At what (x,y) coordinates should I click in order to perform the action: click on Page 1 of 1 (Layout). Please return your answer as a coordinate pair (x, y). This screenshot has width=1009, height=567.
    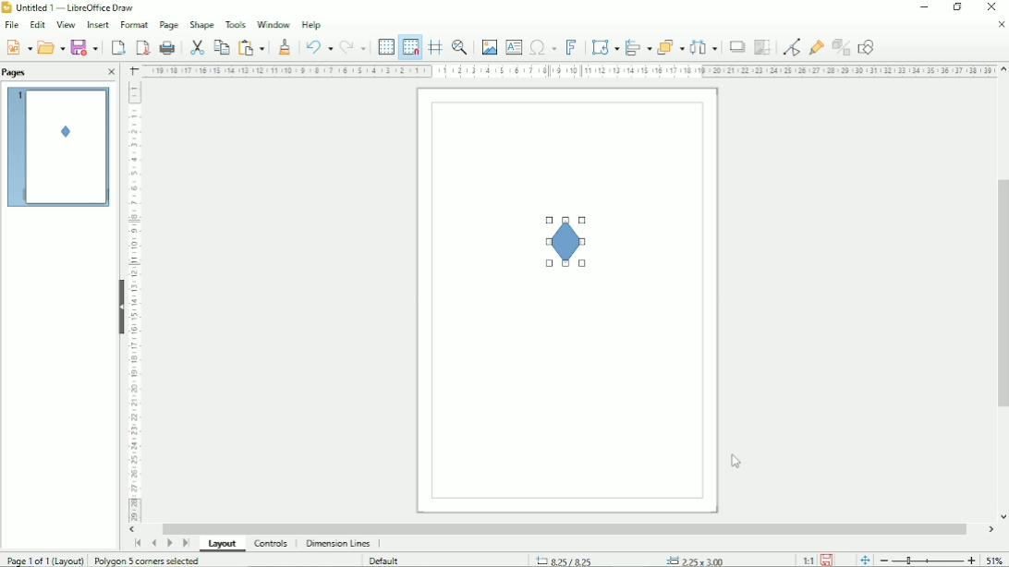
    Looking at the image, I should click on (44, 559).